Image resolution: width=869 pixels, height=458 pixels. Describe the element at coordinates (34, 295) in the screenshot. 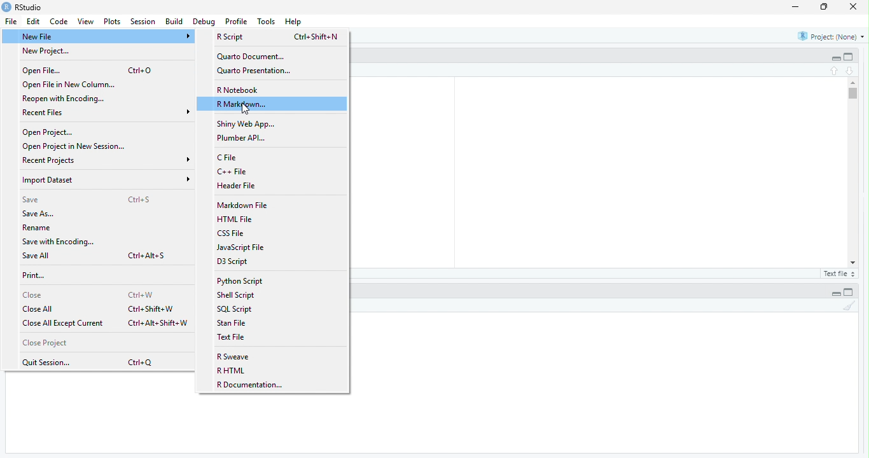

I see `Close` at that location.